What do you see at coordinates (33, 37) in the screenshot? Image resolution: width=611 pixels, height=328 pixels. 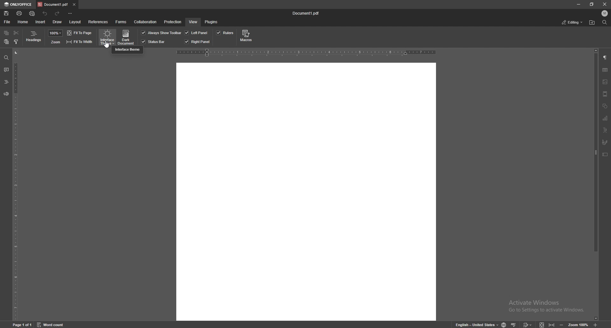 I see `headings` at bounding box center [33, 37].